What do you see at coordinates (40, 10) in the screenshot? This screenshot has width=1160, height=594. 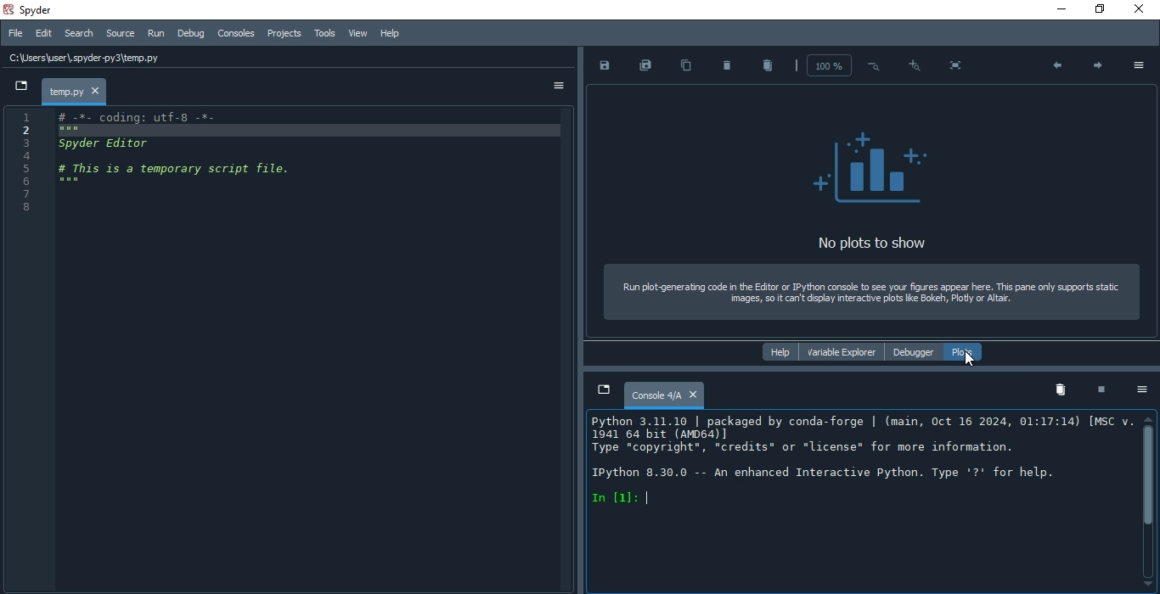 I see `Spyder` at bounding box center [40, 10].